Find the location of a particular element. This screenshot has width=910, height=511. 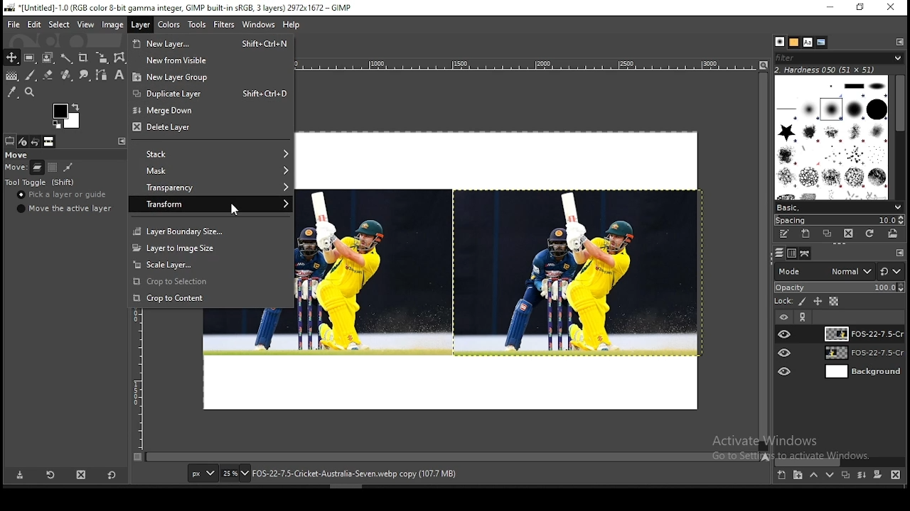

new layer group is located at coordinates (798, 476).